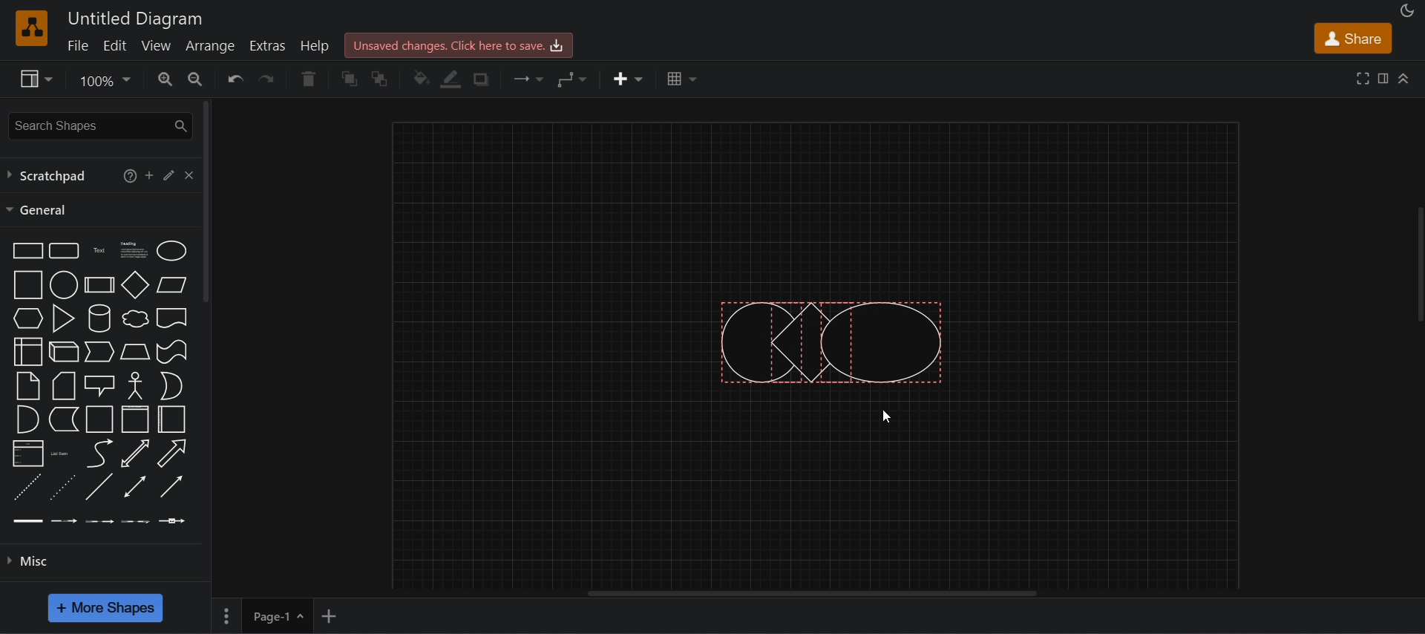  I want to click on heading, so click(133, 249).